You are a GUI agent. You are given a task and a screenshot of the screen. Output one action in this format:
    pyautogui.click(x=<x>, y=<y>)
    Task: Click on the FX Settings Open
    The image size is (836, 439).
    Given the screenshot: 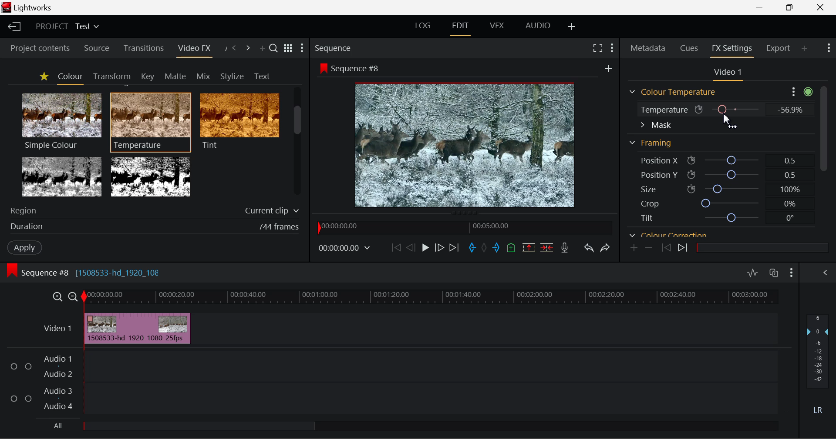 What is the action you would take?
    pyautogui.click(x=732, y=49)
    